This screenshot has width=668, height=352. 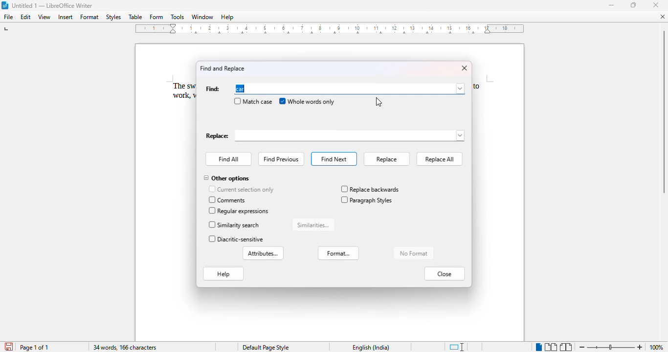 What do you see at coordinates (213, 89) in the screenshot?
I see `find: ` at bounding box center [213, 89].